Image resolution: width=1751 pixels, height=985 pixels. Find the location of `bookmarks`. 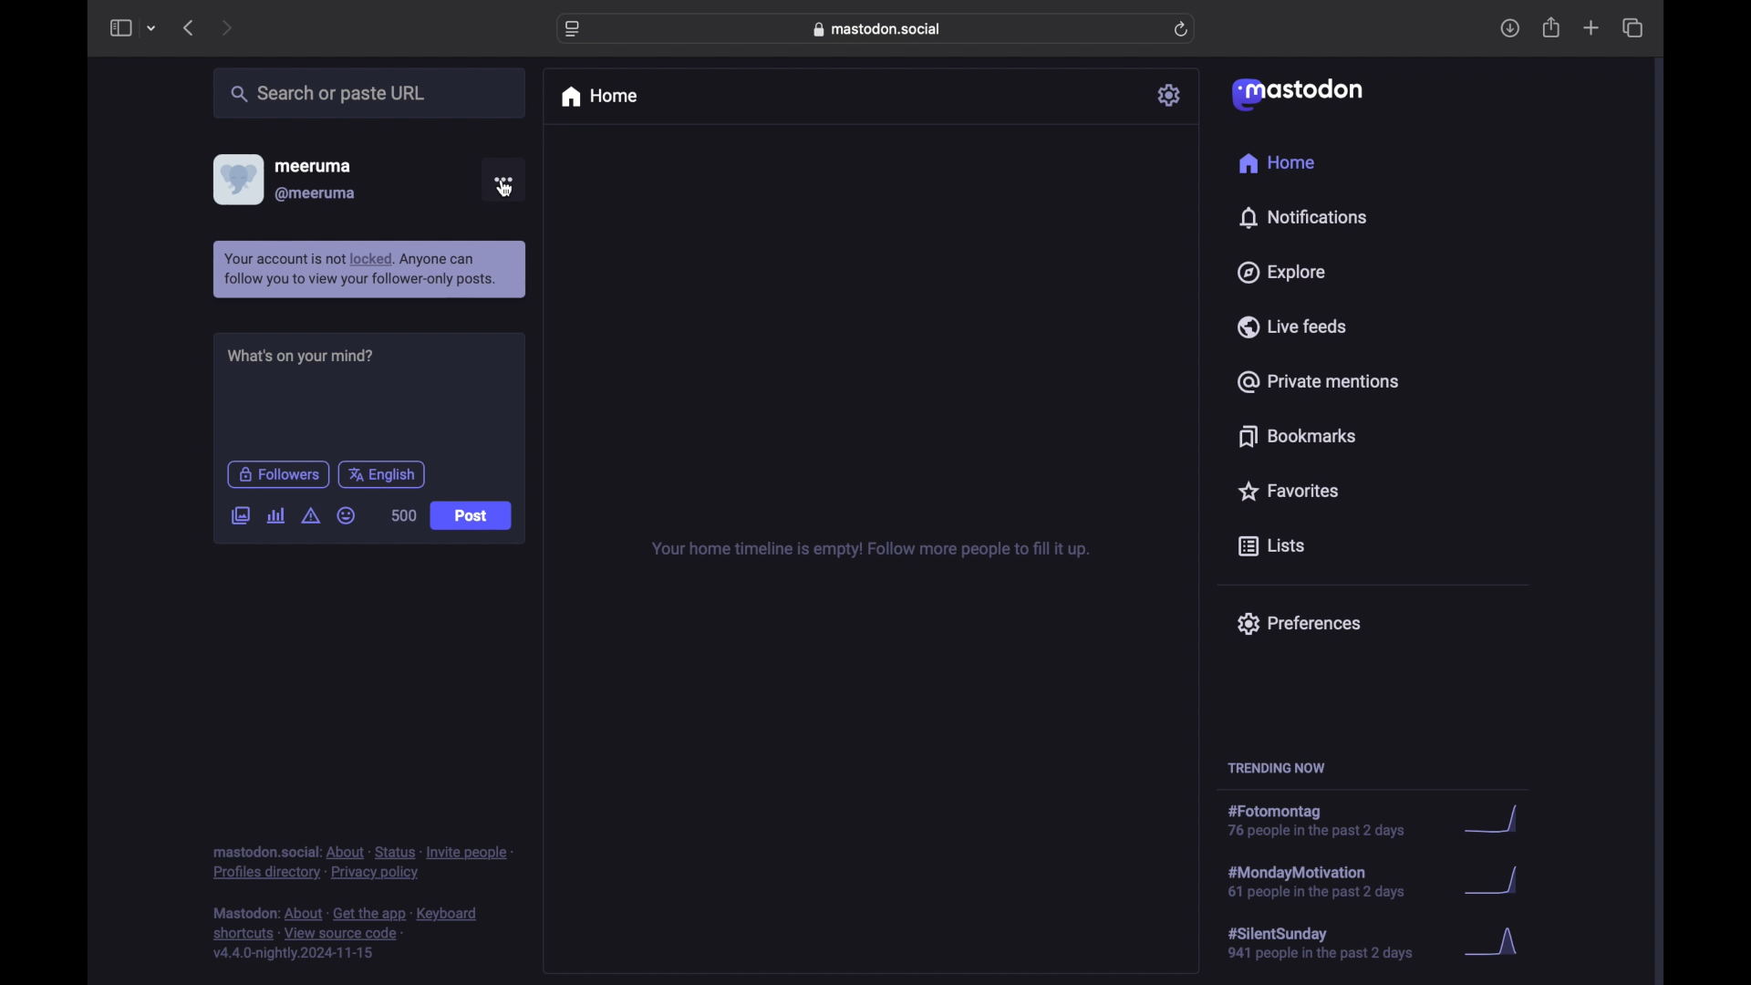

bookmarks is located at coordinates (1295, 435).